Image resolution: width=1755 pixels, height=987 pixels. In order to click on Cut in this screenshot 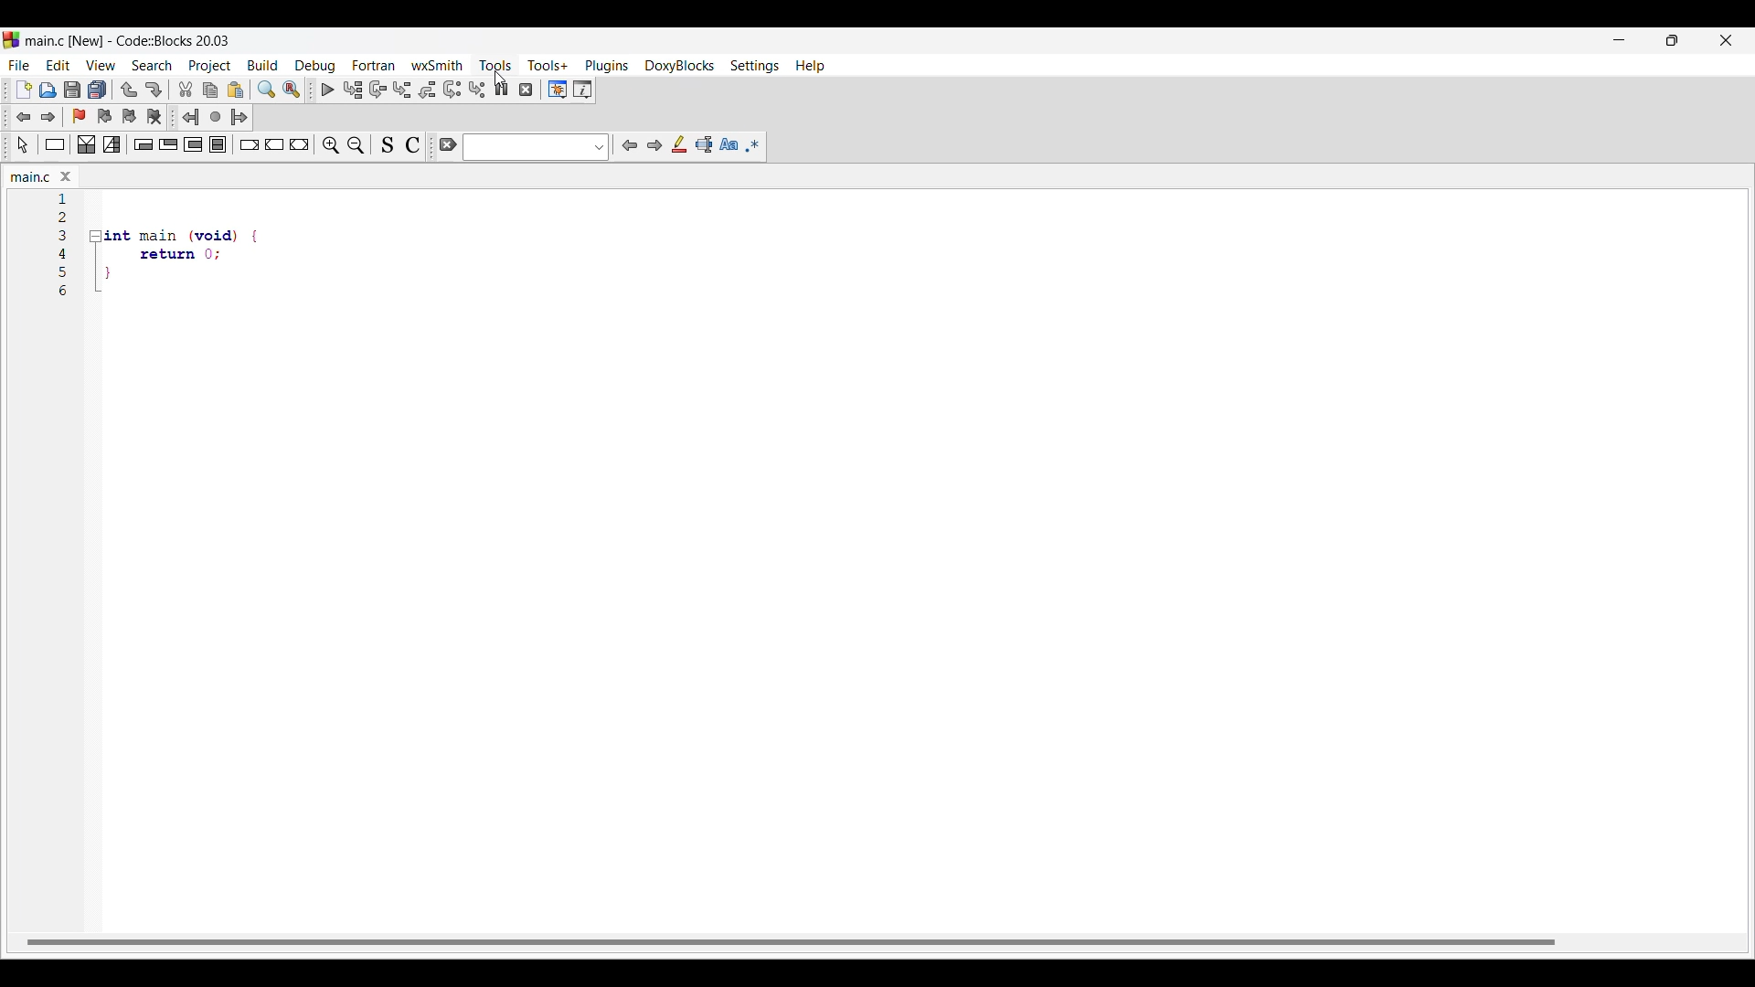, I will do `click(186, 90)`.